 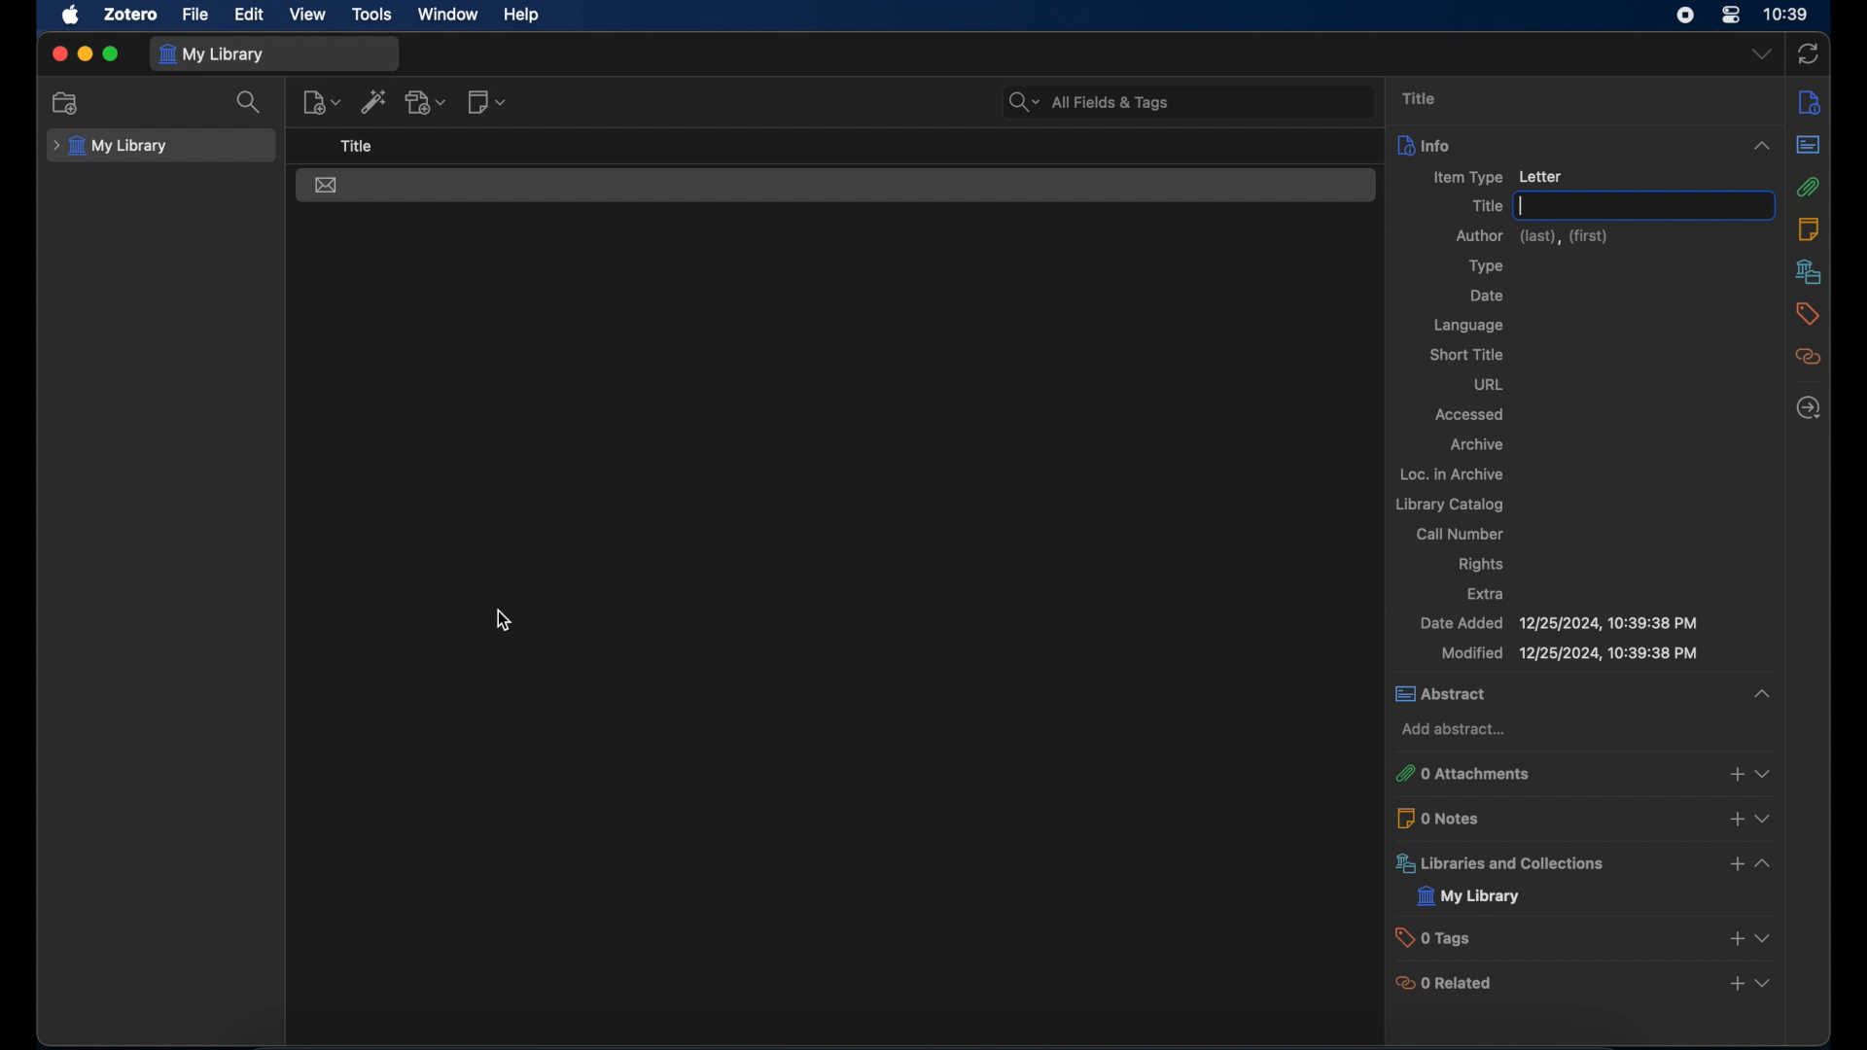 What do you see at coordinates (1570, 652) in the screenshot?
I see `modified` at bounding box center [1570, 652].